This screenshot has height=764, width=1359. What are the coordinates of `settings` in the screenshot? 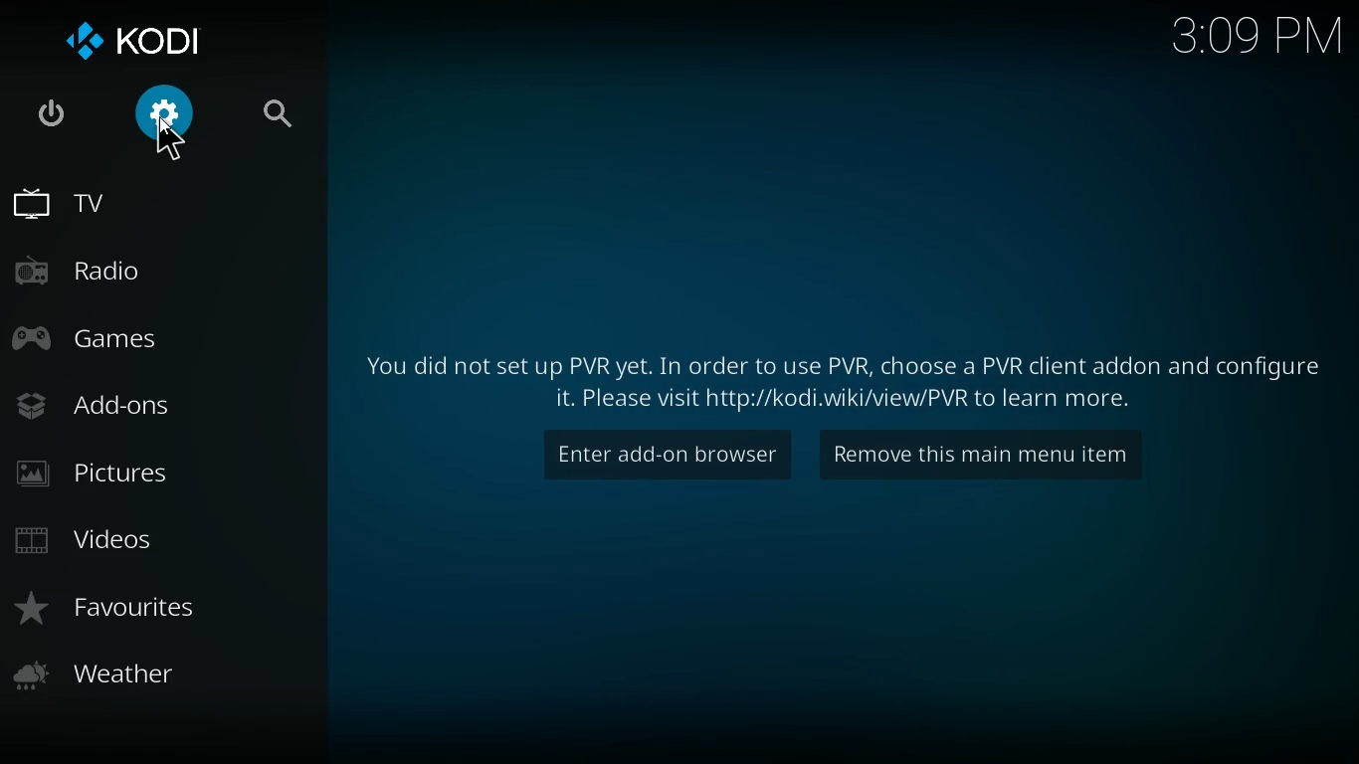 It's located at (166, 124).